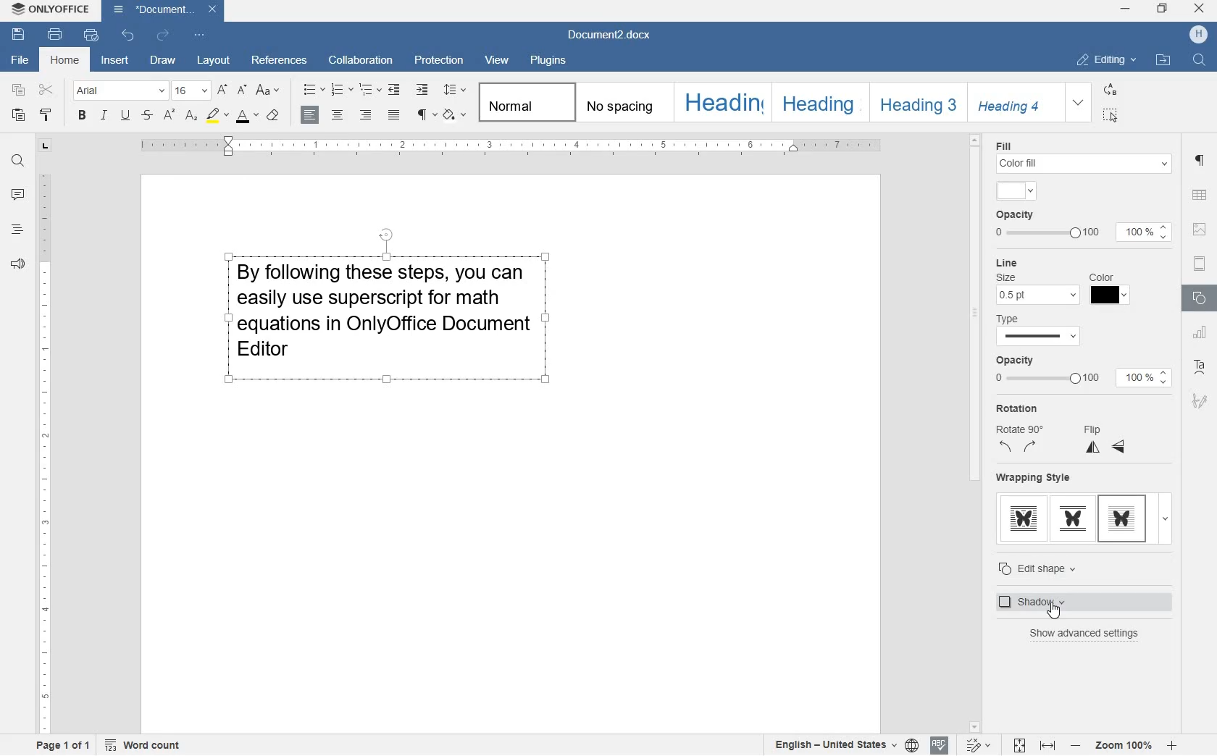  Describe the element at coordinates (1073, 518) in the screenshot. I see `top & bottom` at that location.